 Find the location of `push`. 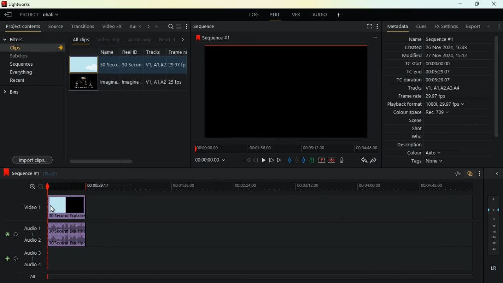

push is located at coordinates (303, 161).